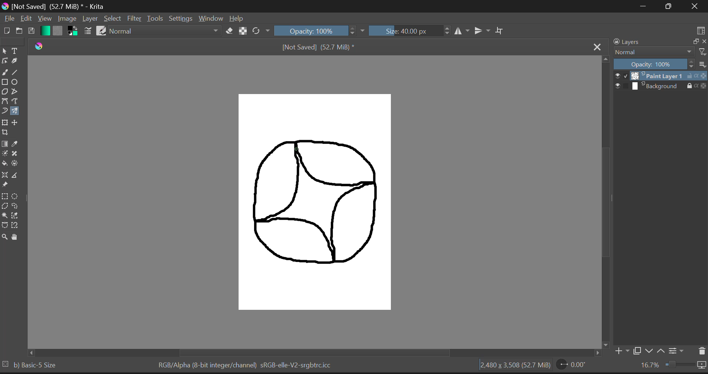 This screenshot has width=708, height=374. Describe the element at coordinates (4, 91) in the screenshot. I see `Polygons` at that location.